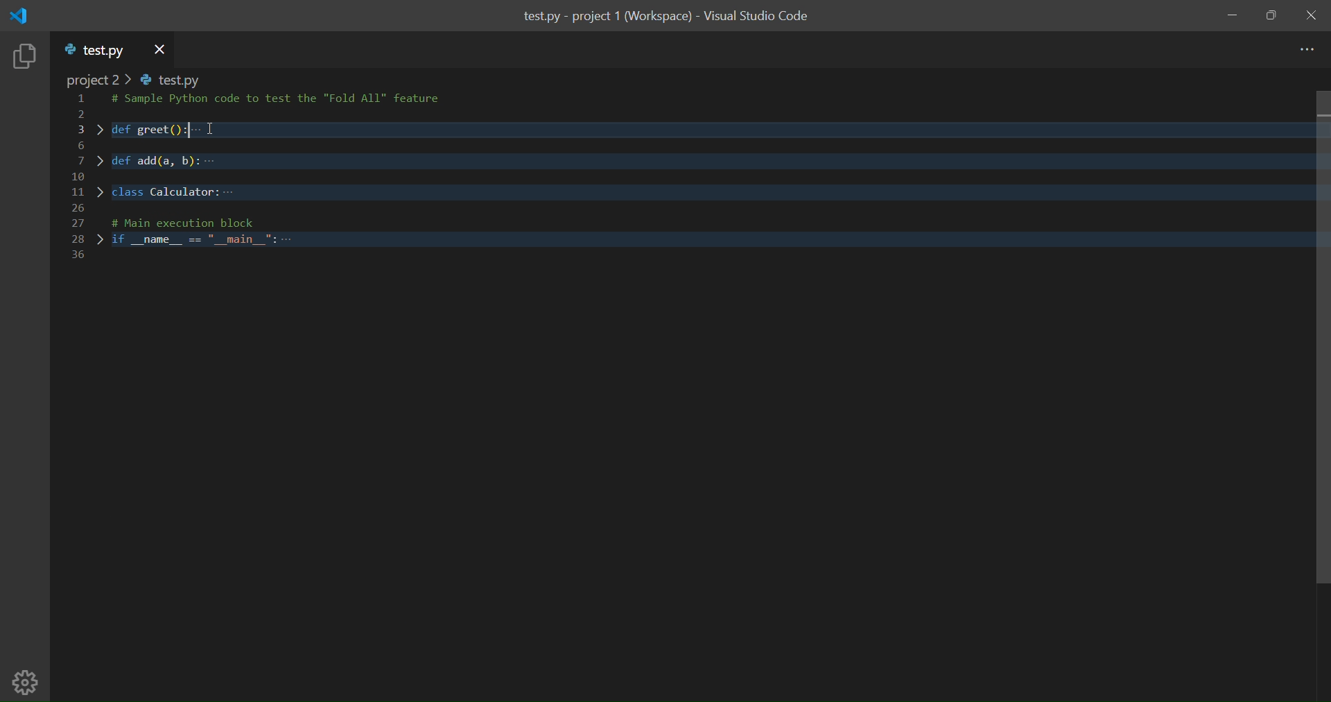 This screenshot has width=1331, height=702. Describe the element at coordinates (1272, 16) in the screenshot. I see `maximize` at that location.